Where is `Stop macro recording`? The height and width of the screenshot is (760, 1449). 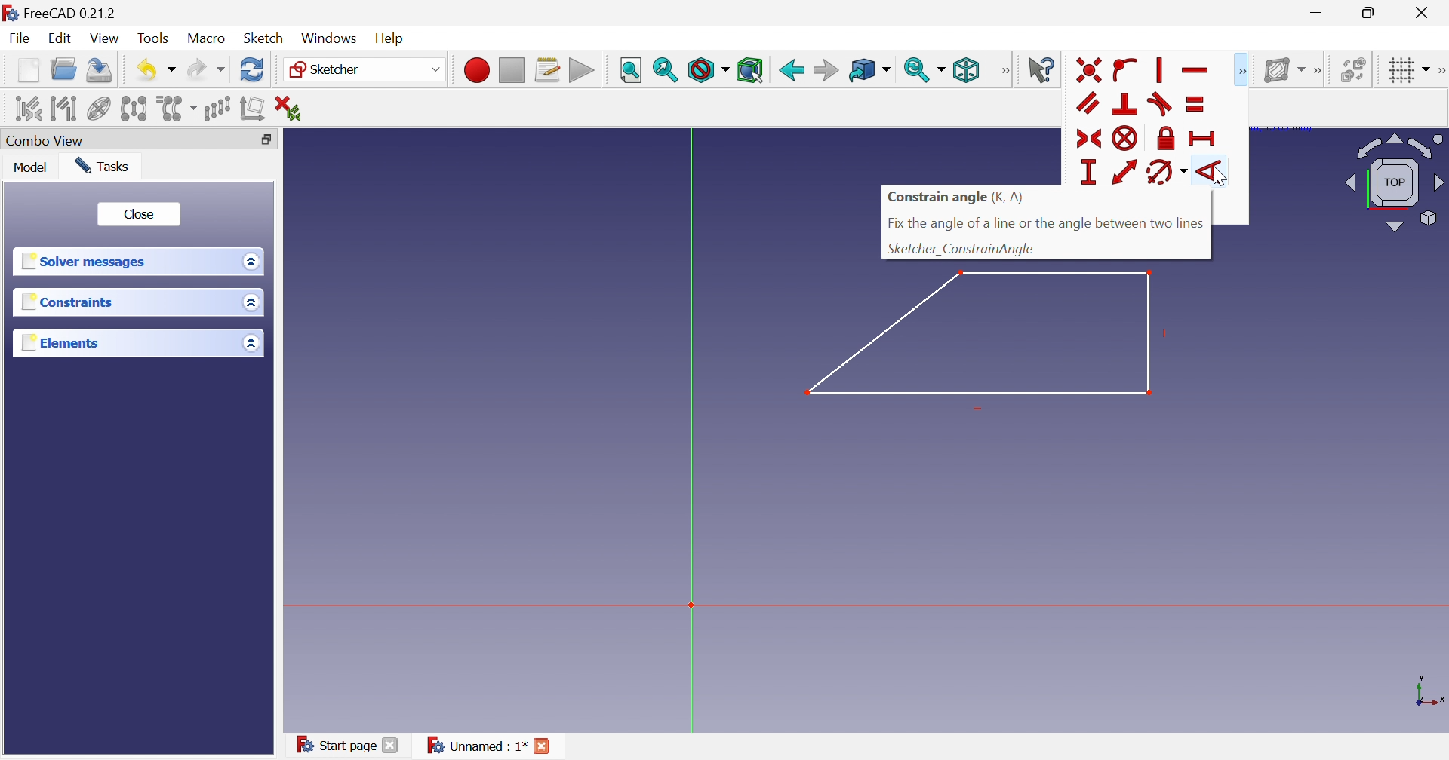
Stop macro recording is located at coordinates (511, 69).